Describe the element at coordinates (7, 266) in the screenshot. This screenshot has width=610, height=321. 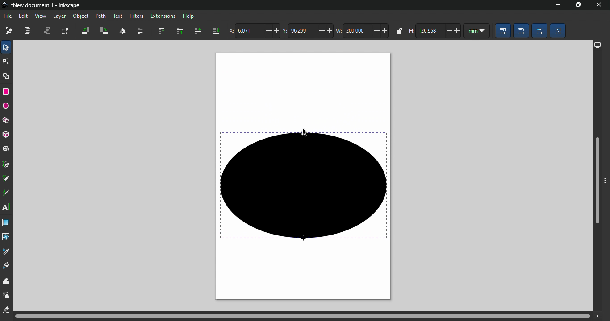
I see `Paint bucket` at that location.